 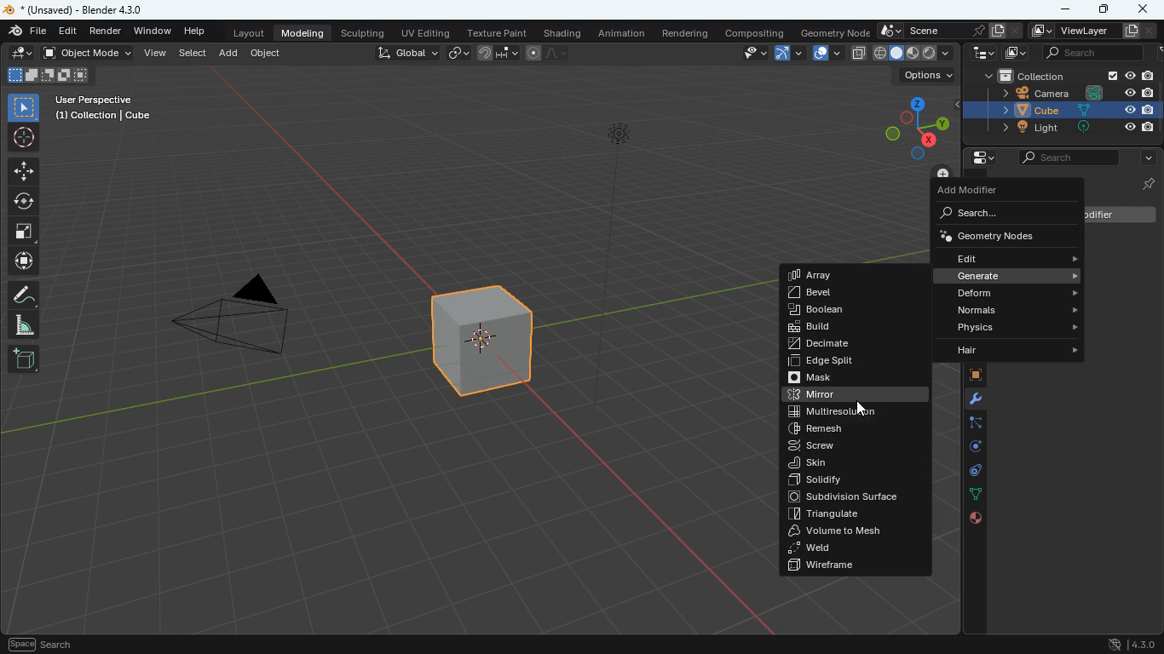 What do you see at coordinates (848, 427) in the screenshot?
I see `remesh` at bounding box center [848, 427].